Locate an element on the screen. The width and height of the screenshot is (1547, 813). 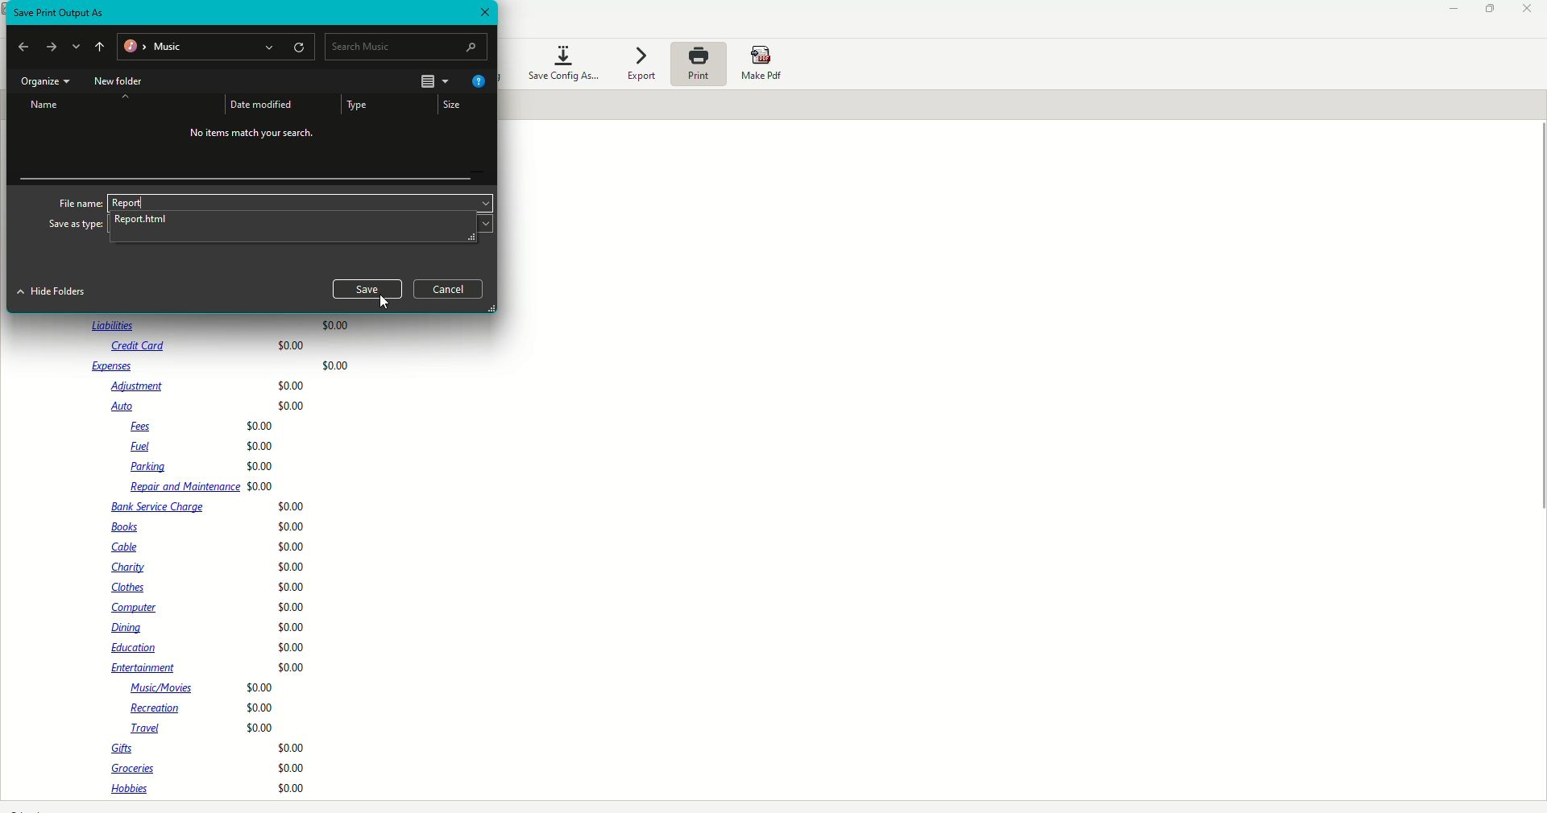
Report.html is located at coordinates (145, 219).